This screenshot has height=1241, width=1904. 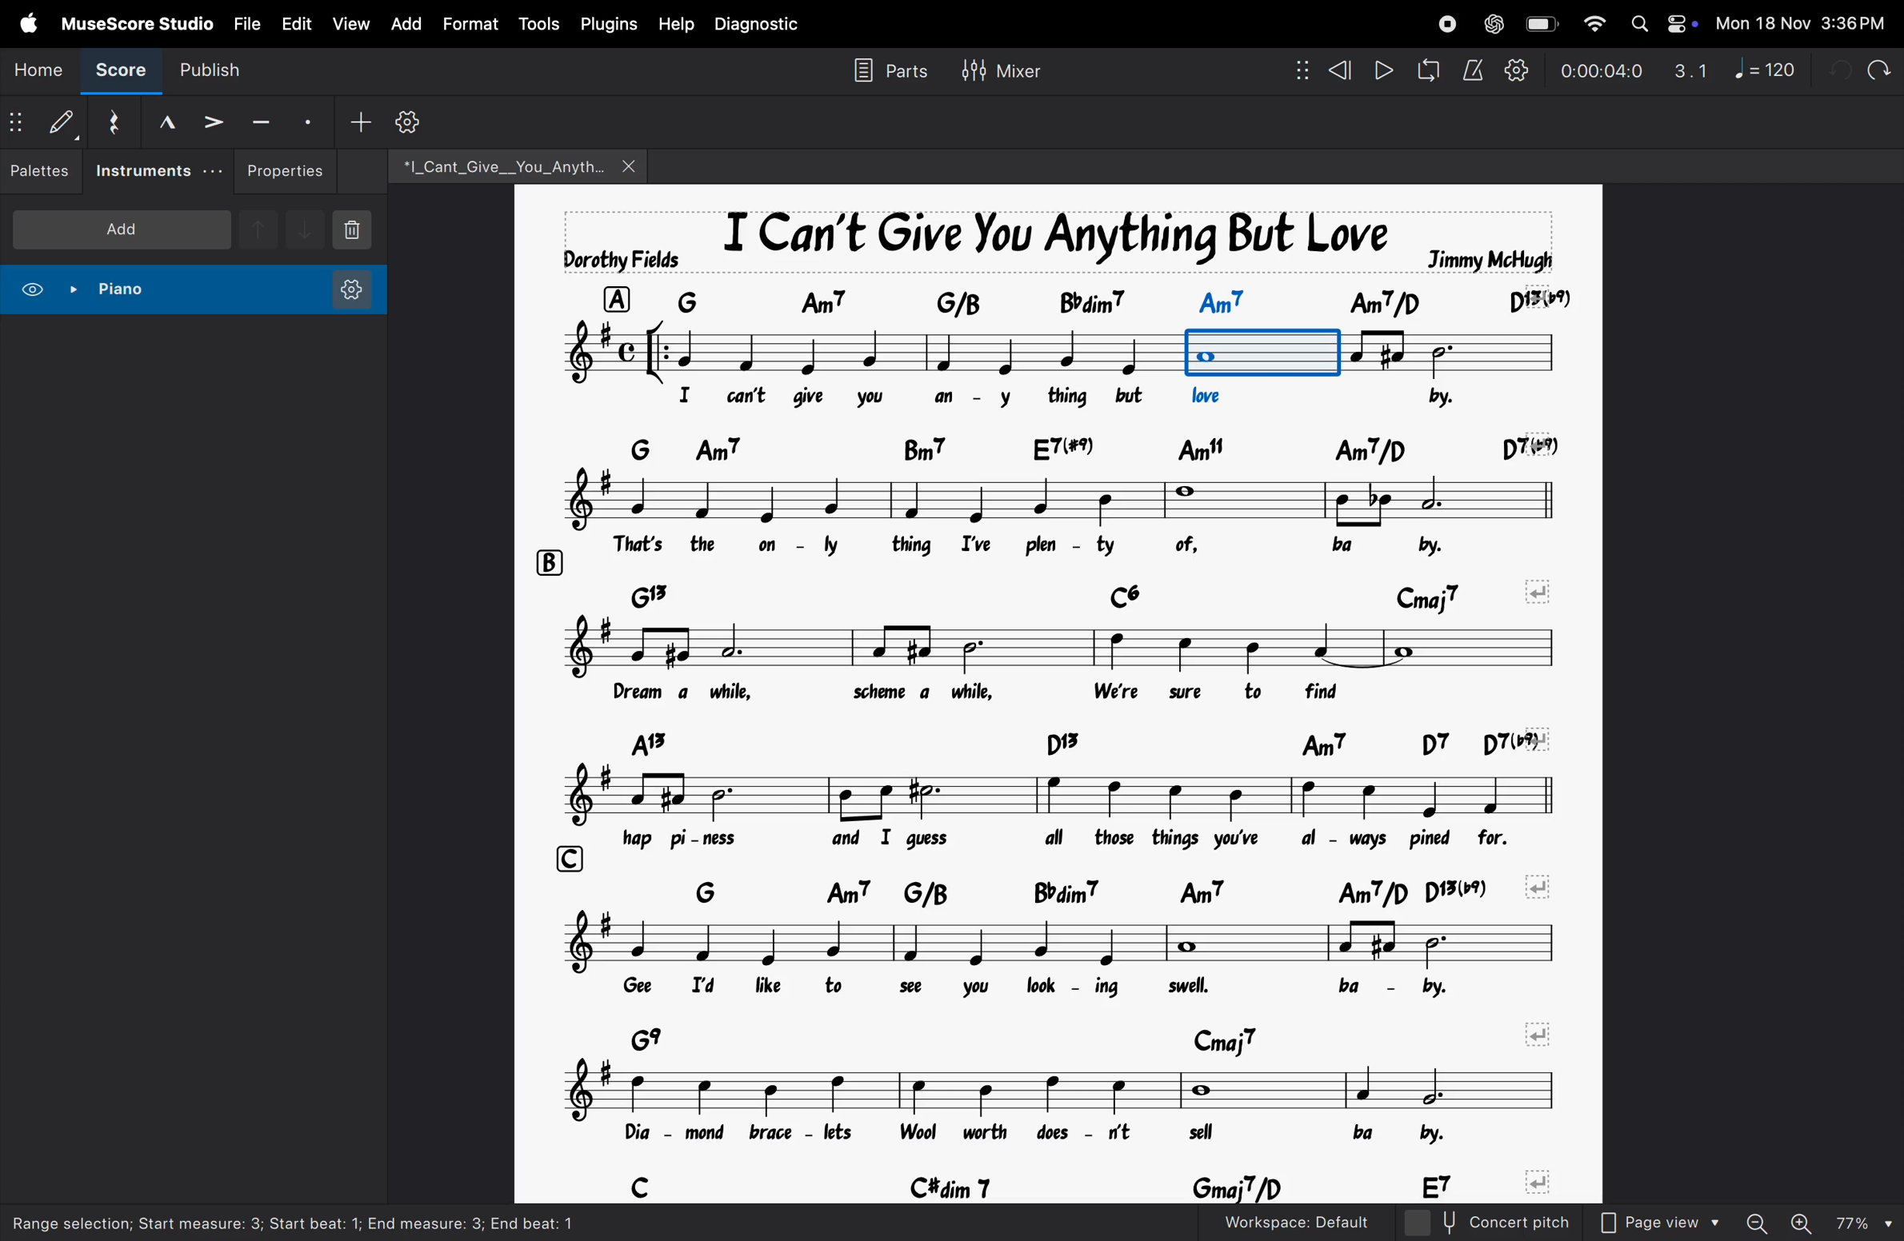 I want to click on selection information, so click(x=300, y=1221).